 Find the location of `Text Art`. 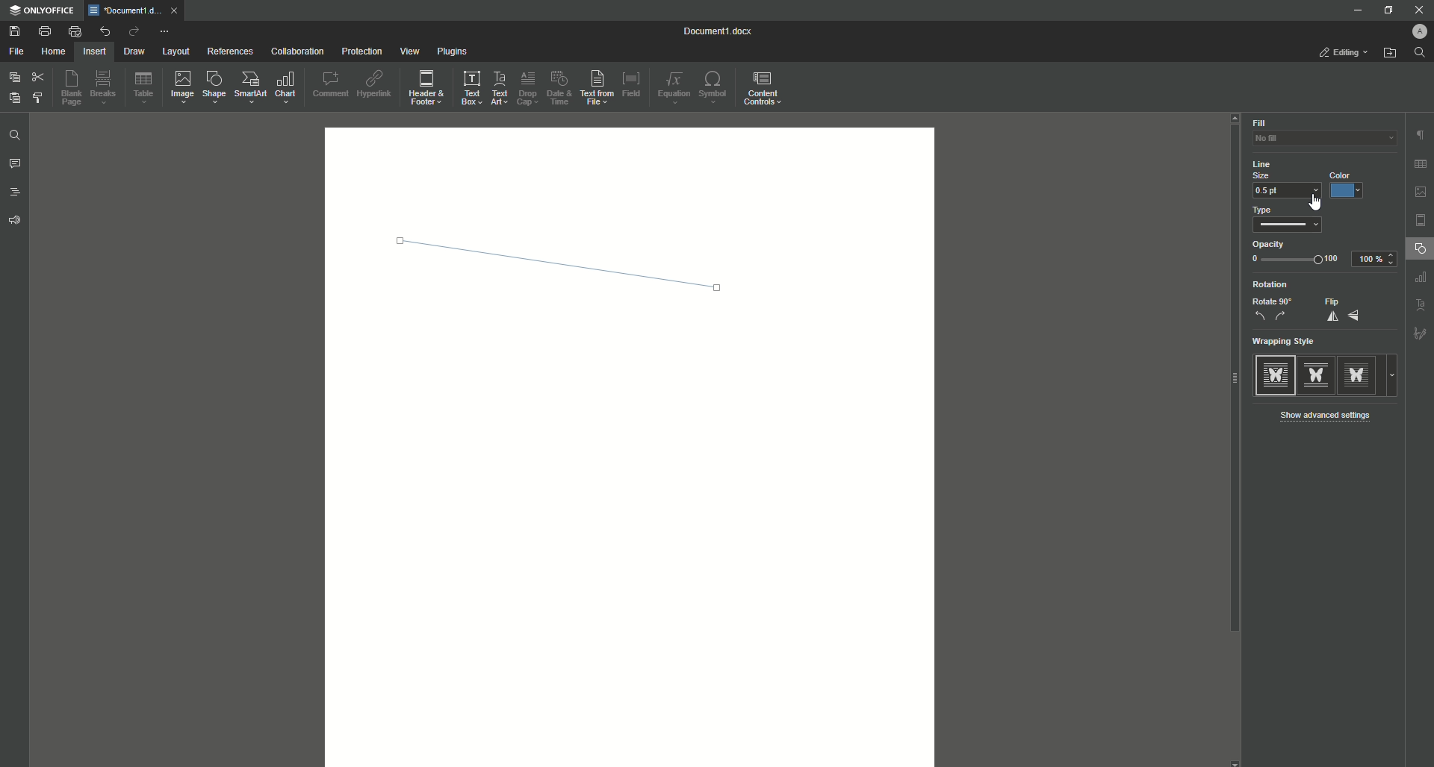

Text Art is located at coordinates (500, 87).